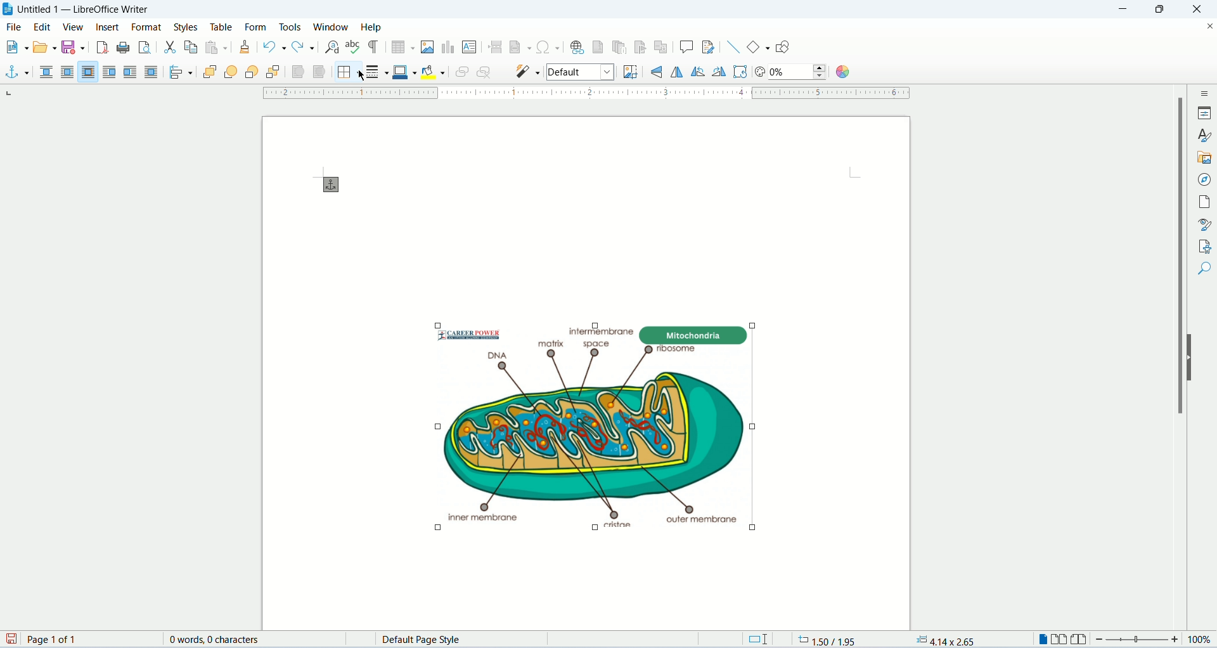 Image resolution: width=1217 pixels, height=648 pixels. What do you see at coordinates (428, 47) in the screenshot?
I see `insert image` at bounding box center [428, 47].